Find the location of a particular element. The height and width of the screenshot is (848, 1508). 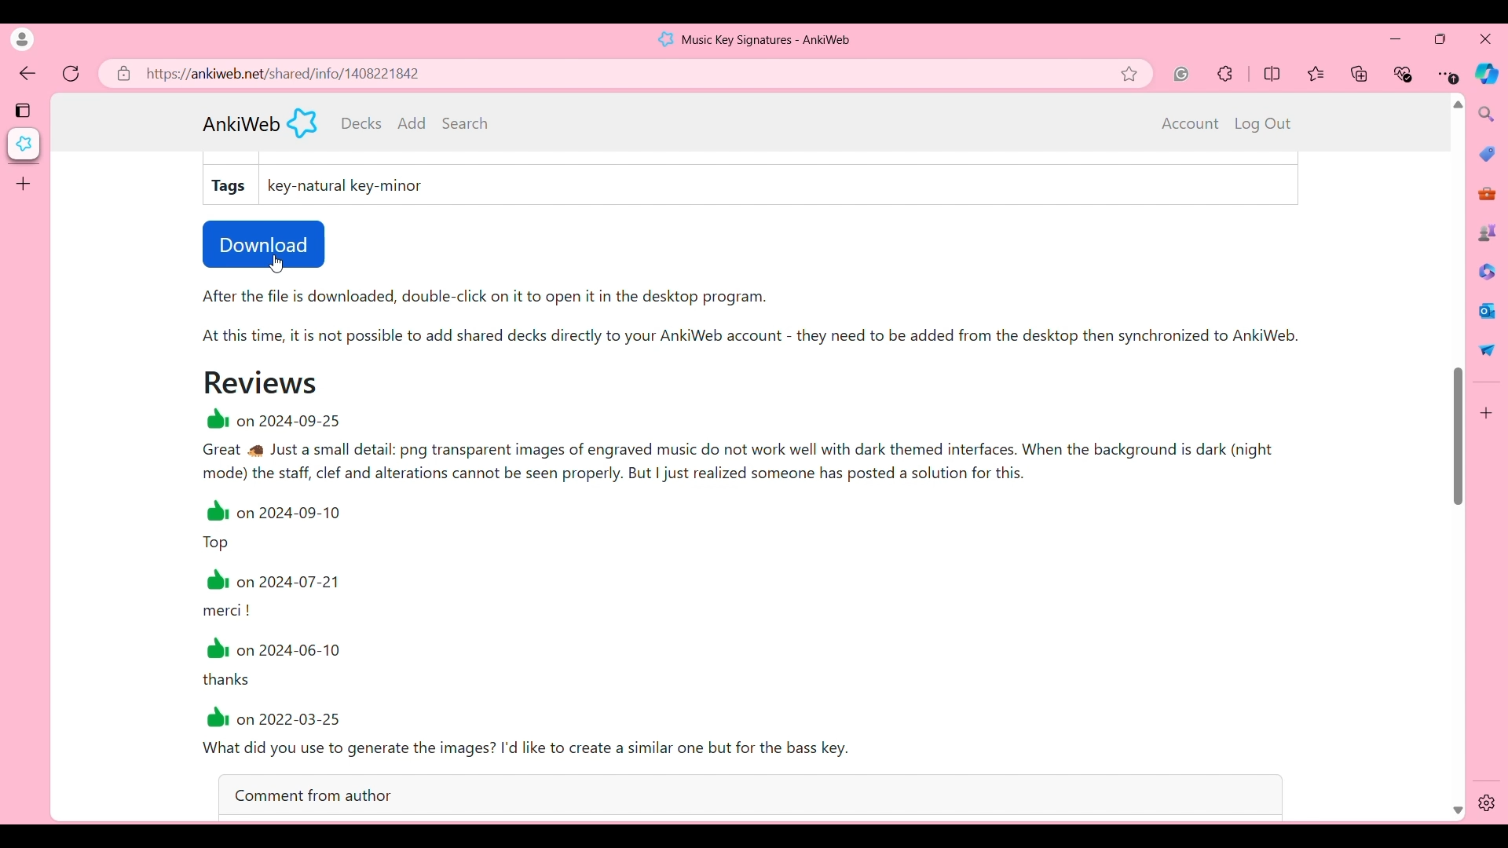

Tags is located at coordinates (230, 186).